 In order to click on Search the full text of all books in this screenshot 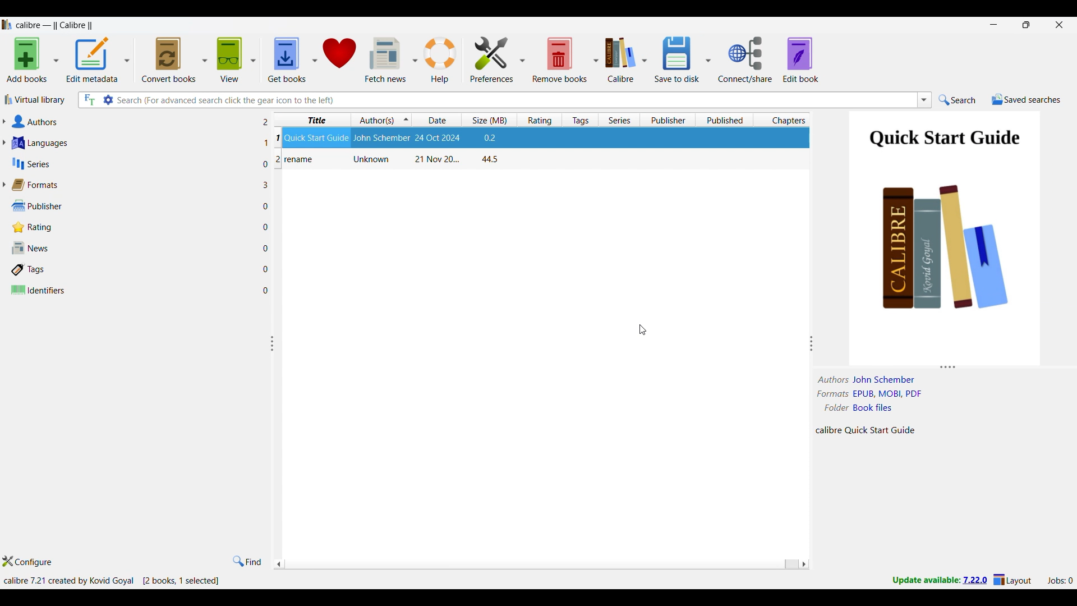, I will do `click(89, 100)`.